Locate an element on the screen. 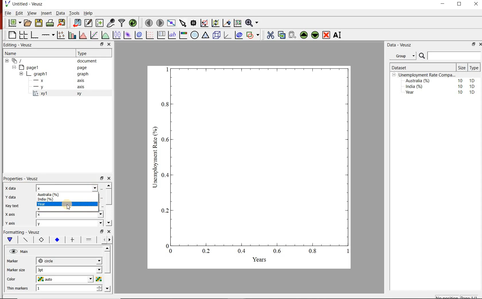  move up is located at coordinates (109, 185).